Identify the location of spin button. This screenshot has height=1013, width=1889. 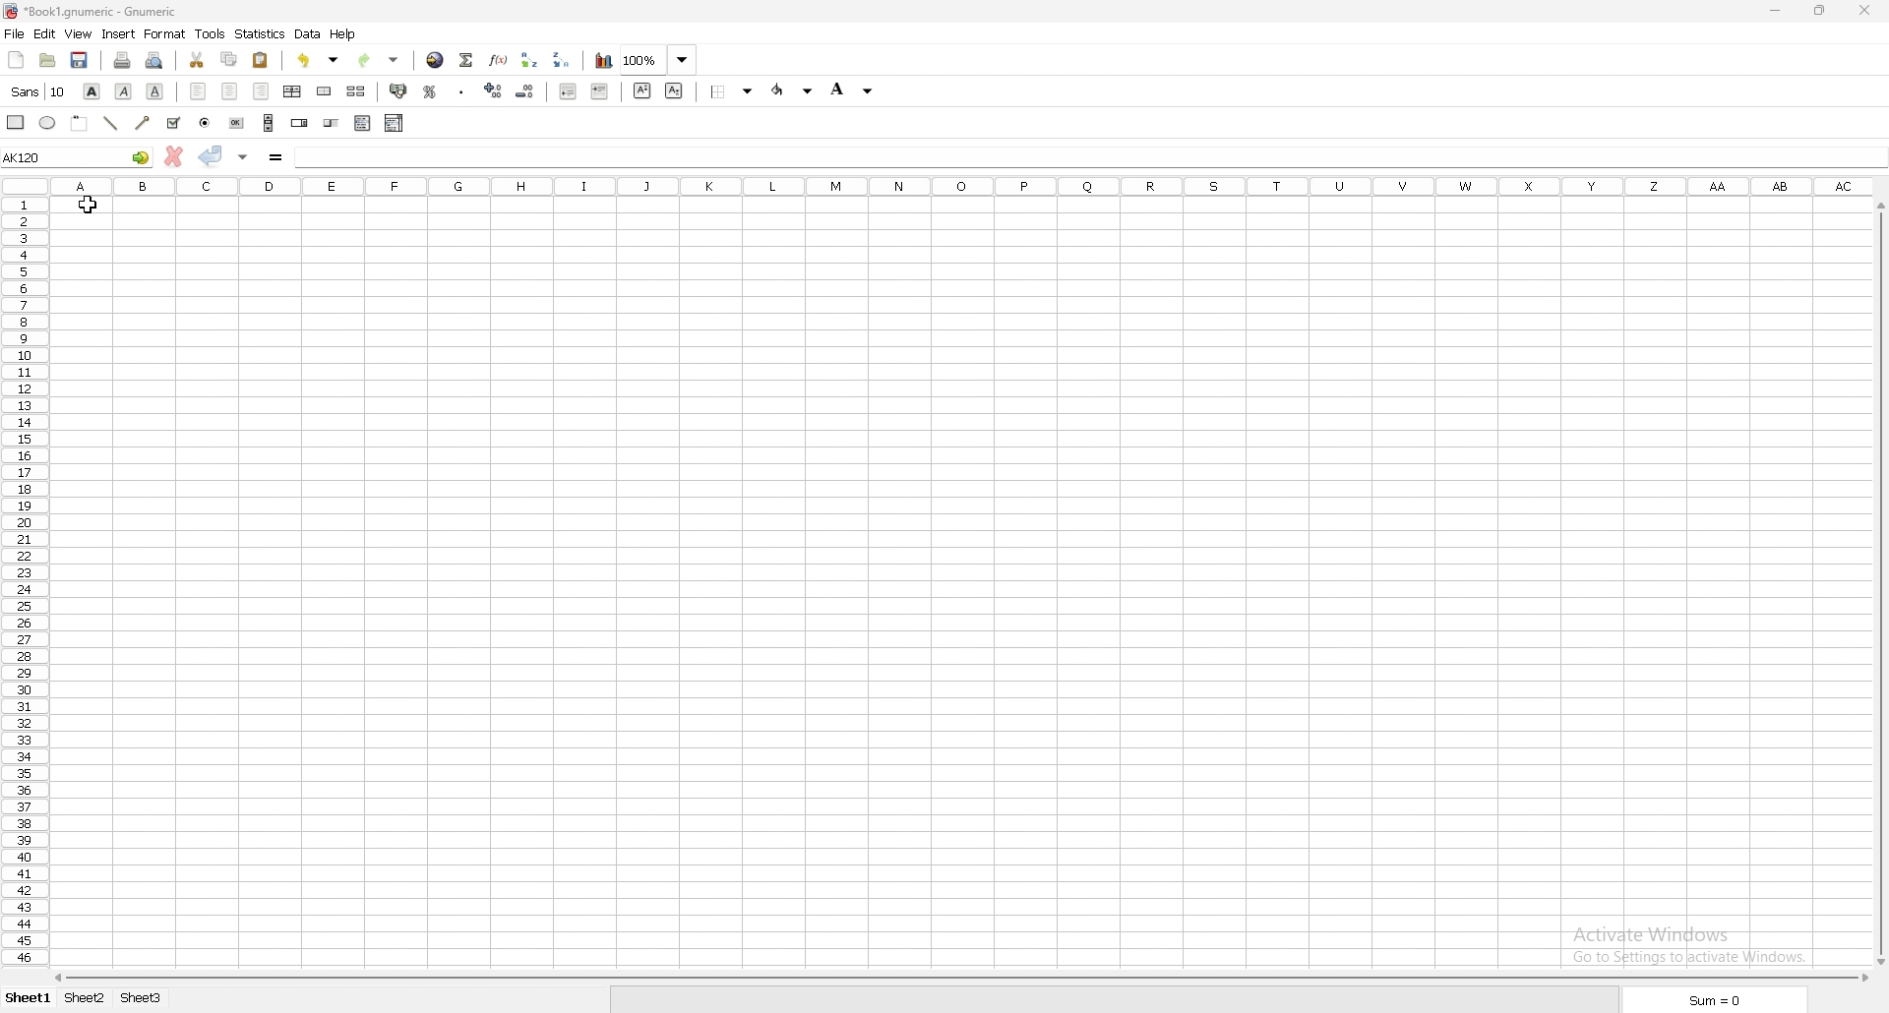
(300, 123).